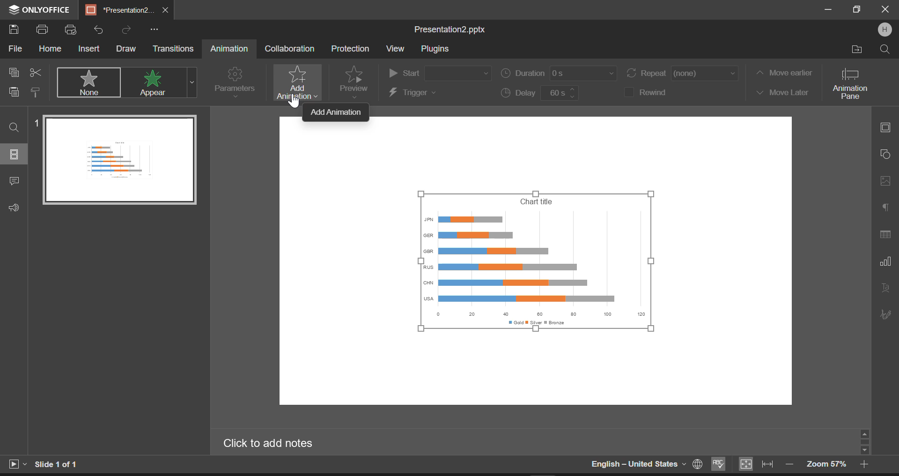 The image size is (899, 476). What do you see at coordinates (538, 94) in the screenshot?
I see `Delay` at bounding box center [538, 94].